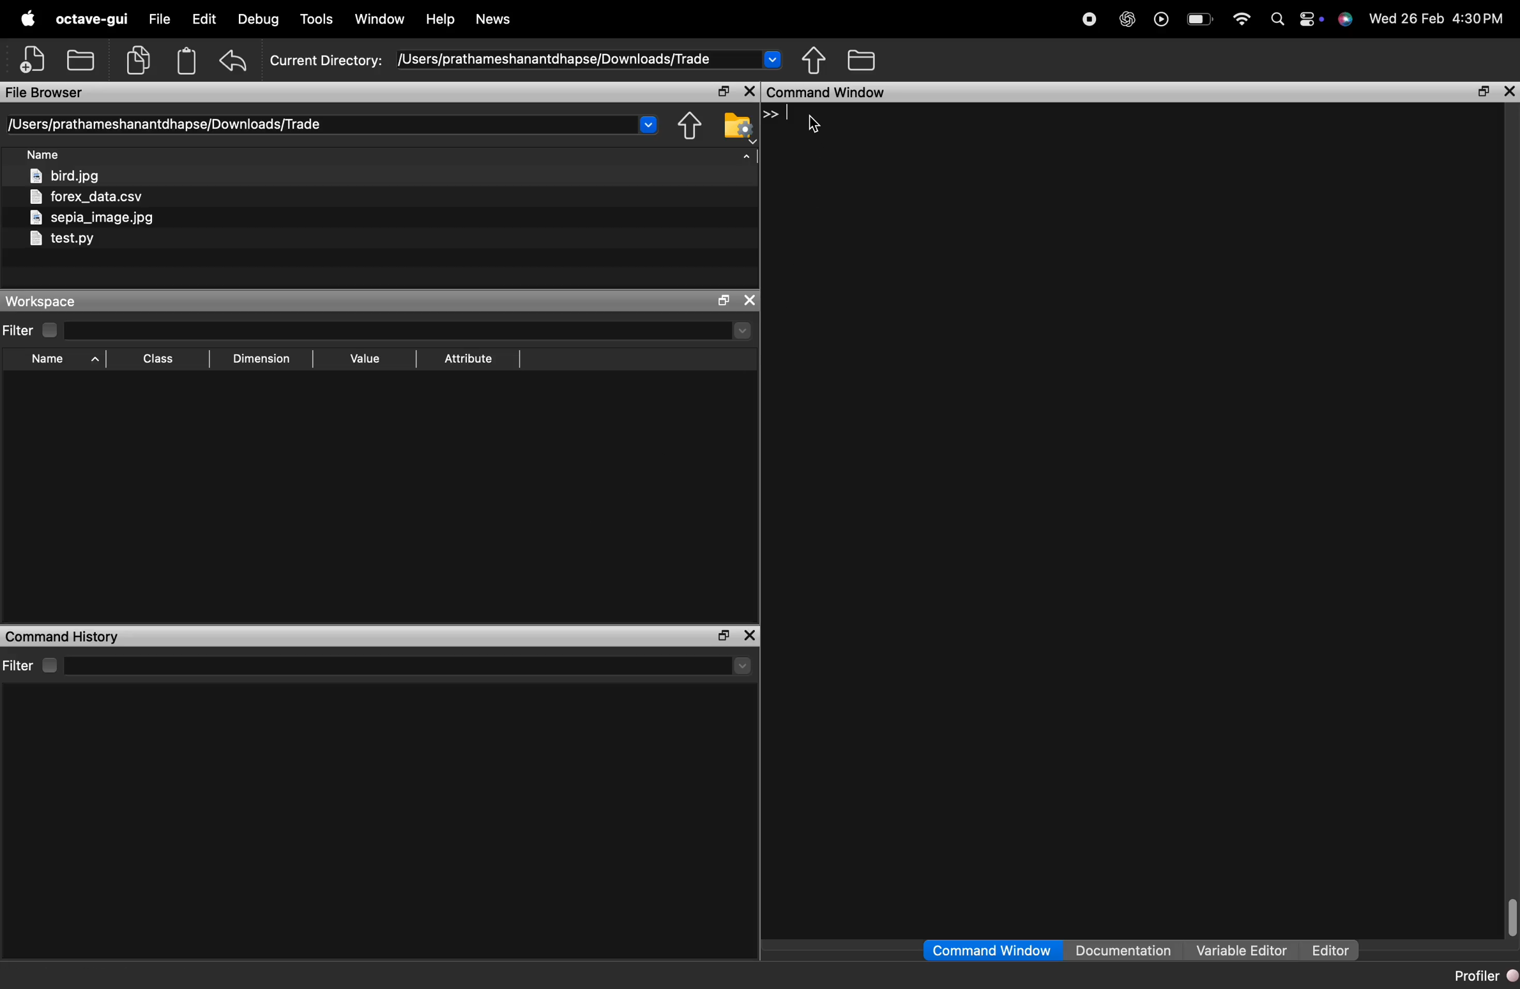 The width and height of the screenshot is (1520, 989). What do you see at coordinates (751, 300) in the screenshot?
I see `close` at bounding box center [751, 300].